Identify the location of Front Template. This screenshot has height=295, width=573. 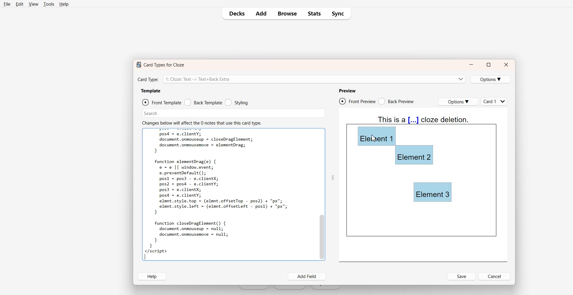
(161, 102).